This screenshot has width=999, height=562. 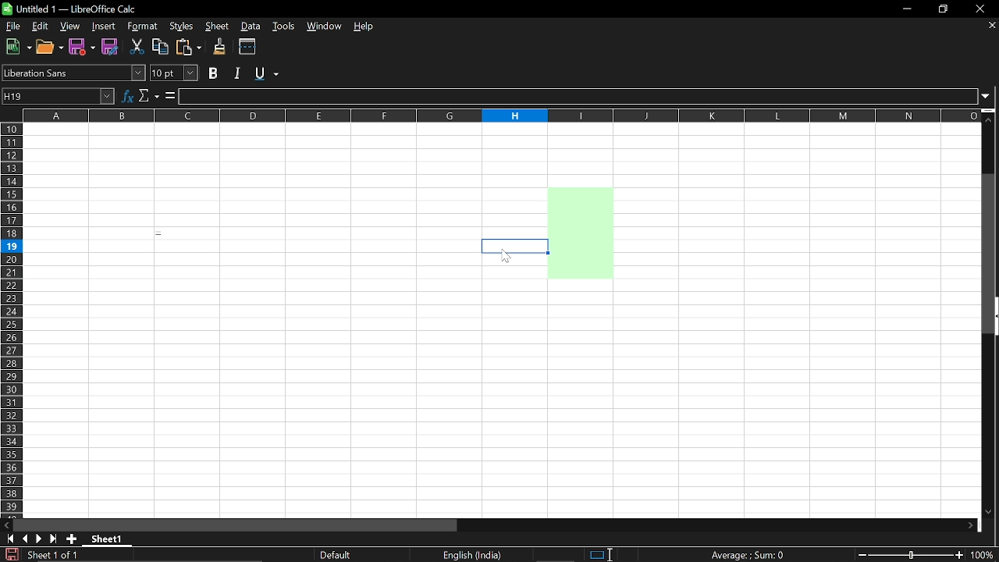 I want to click on Close sheets, so click(x=990, y=27).